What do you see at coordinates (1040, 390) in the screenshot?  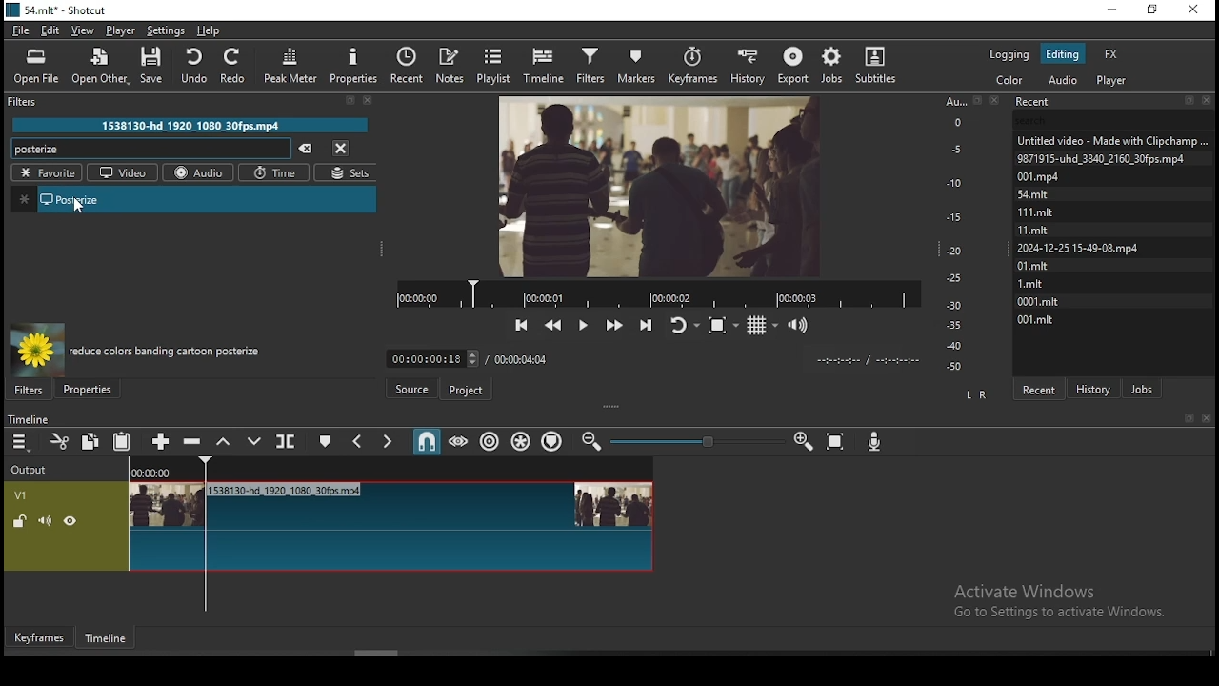 I see `recent` at bounding box center [1040, 390].